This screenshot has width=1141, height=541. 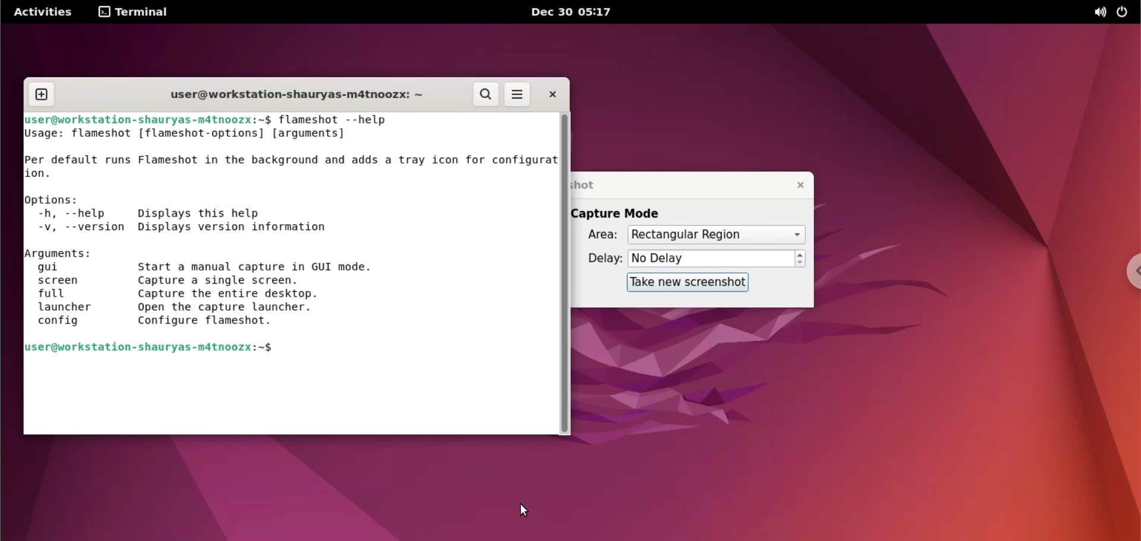 What do you see at coordinates (64, 294) in the screenshot?
I see `full ` at bounding box center [64, 294].